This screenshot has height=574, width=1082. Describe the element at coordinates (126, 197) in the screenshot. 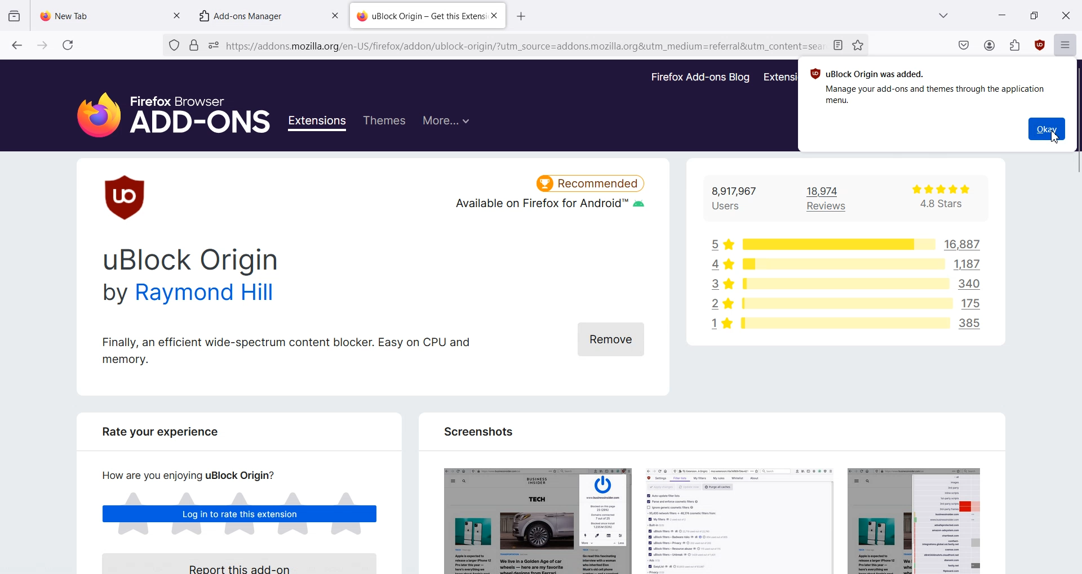

I see `uBlock origin Logo` at that location.